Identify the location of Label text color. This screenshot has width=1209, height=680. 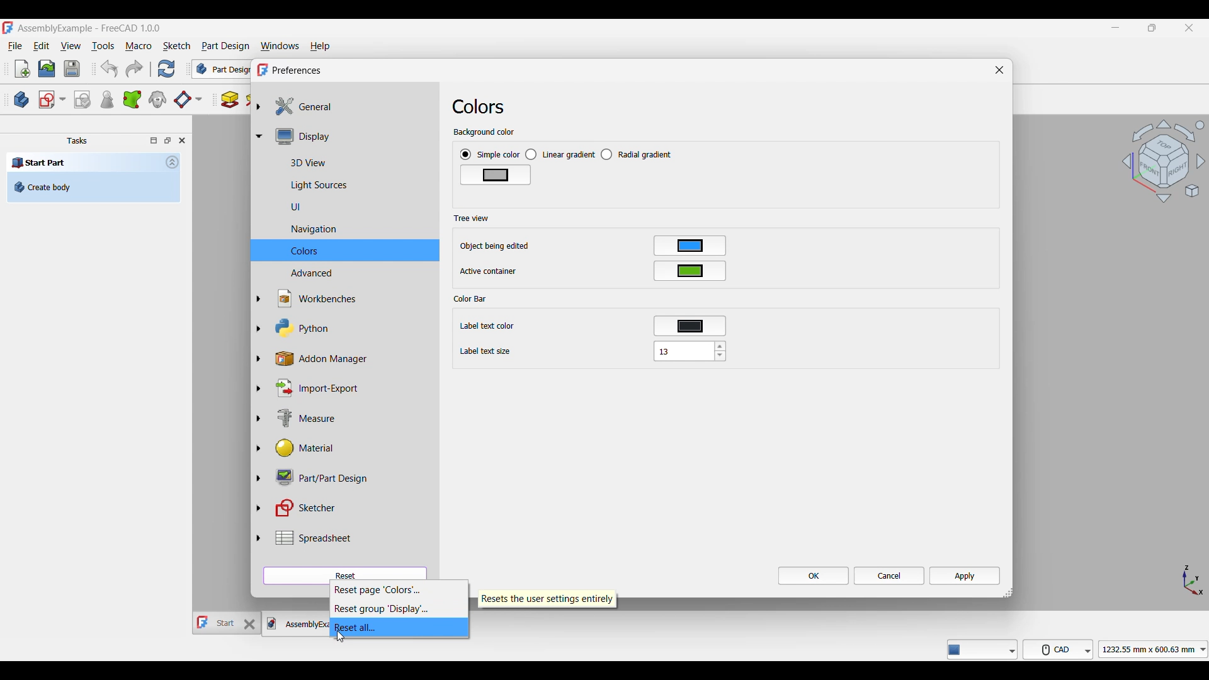
(487, 326).